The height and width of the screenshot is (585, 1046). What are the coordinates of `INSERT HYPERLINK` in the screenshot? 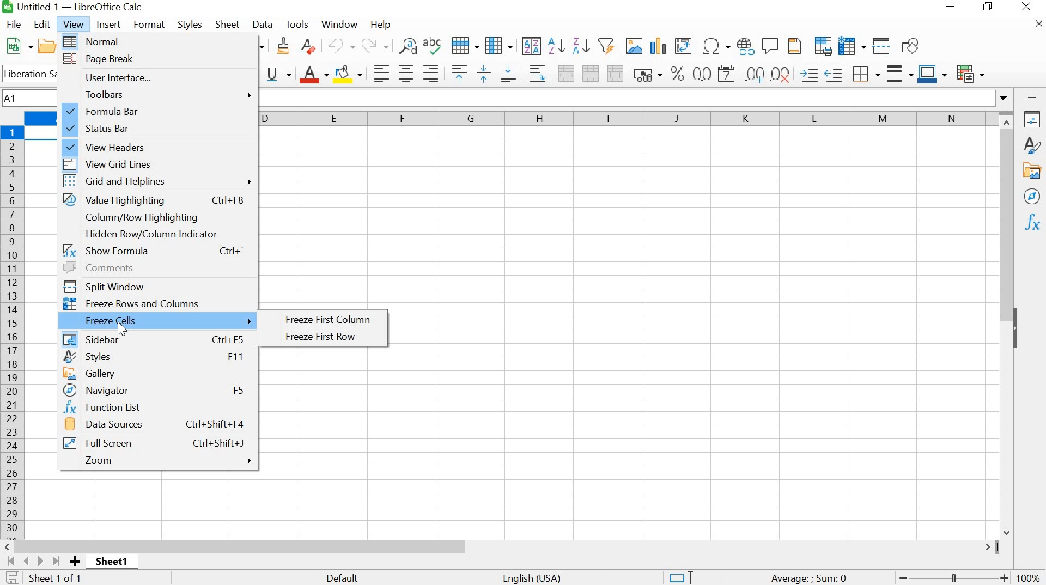 It's located at (746, 46).